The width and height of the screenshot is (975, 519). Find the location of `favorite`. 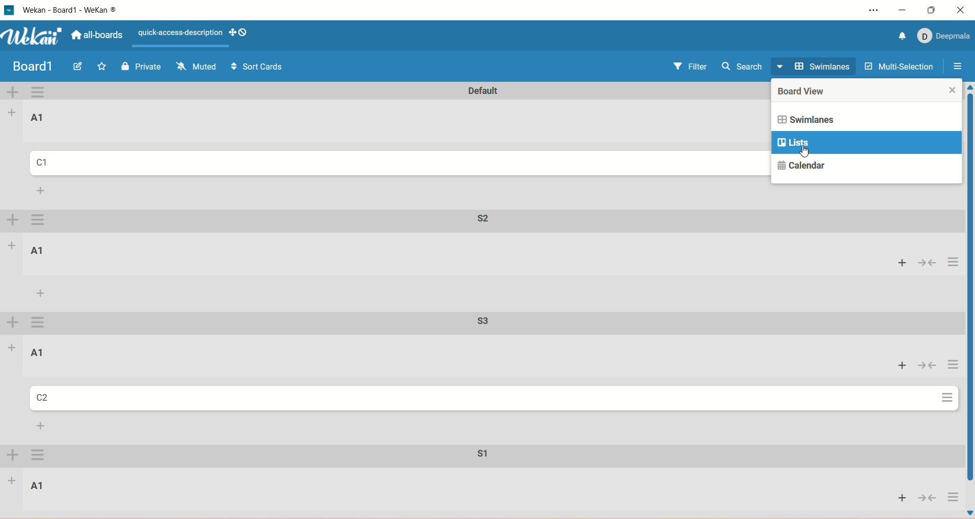

favorite is located at coordinates (102, 67).